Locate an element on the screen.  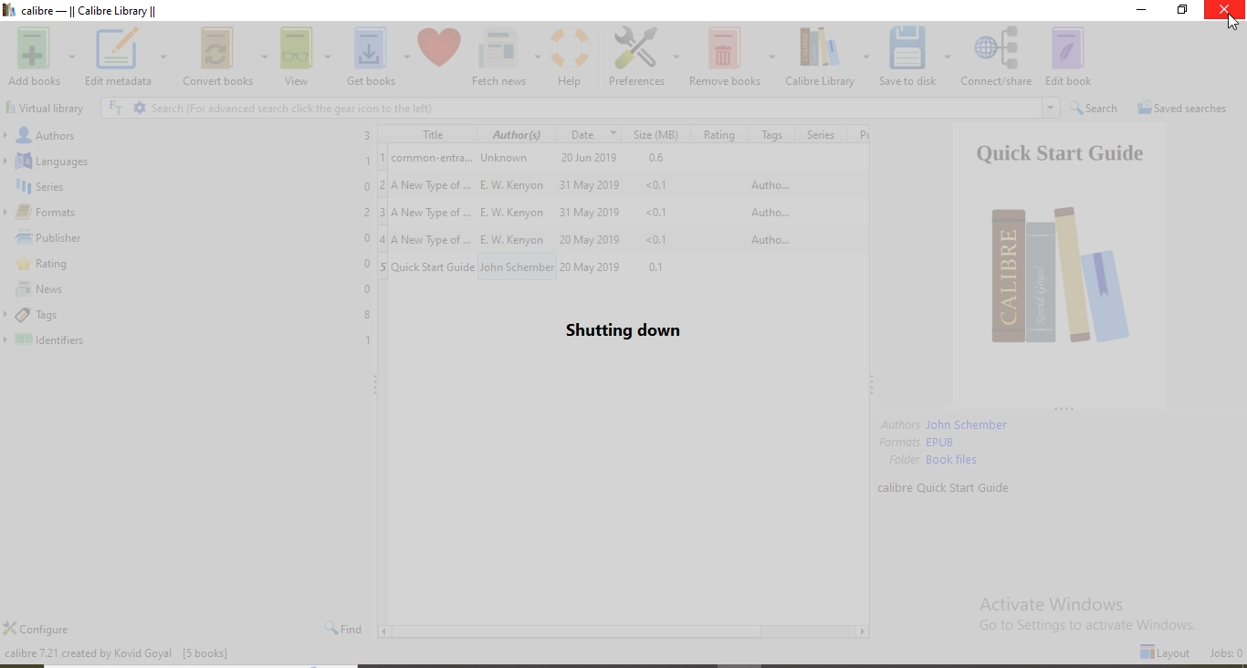
search is located at coordinates (582, 108).